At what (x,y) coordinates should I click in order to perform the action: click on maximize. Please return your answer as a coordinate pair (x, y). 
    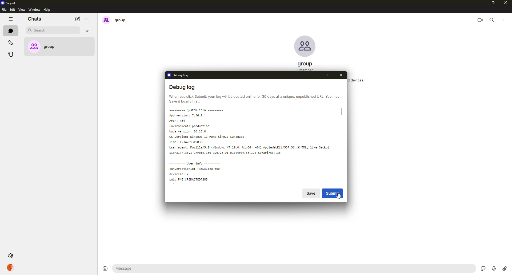
    Looking at the image, I should click on (329, 75).